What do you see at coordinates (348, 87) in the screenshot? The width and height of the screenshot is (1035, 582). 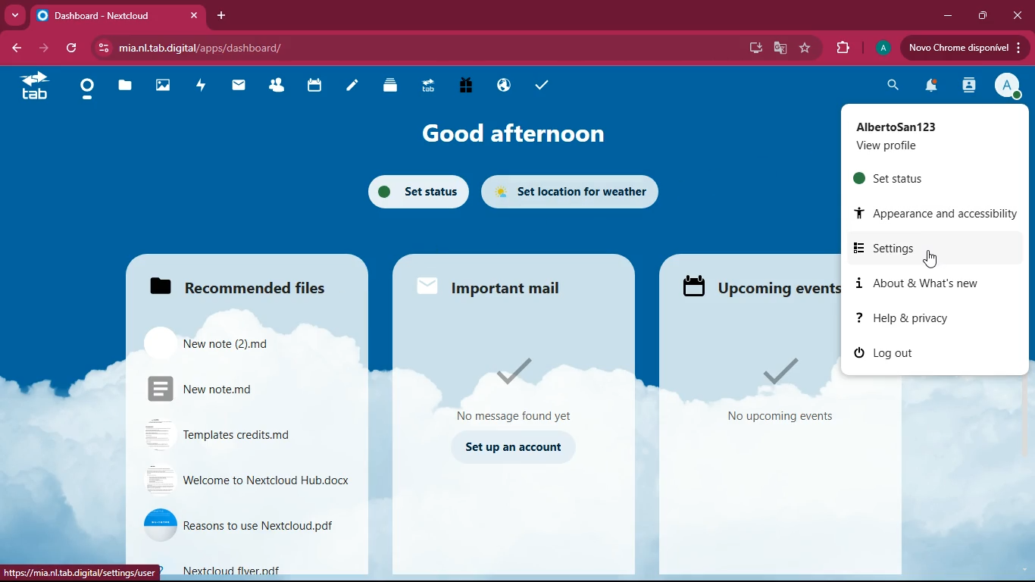 I see `notes` at bounding box center [348, 87].